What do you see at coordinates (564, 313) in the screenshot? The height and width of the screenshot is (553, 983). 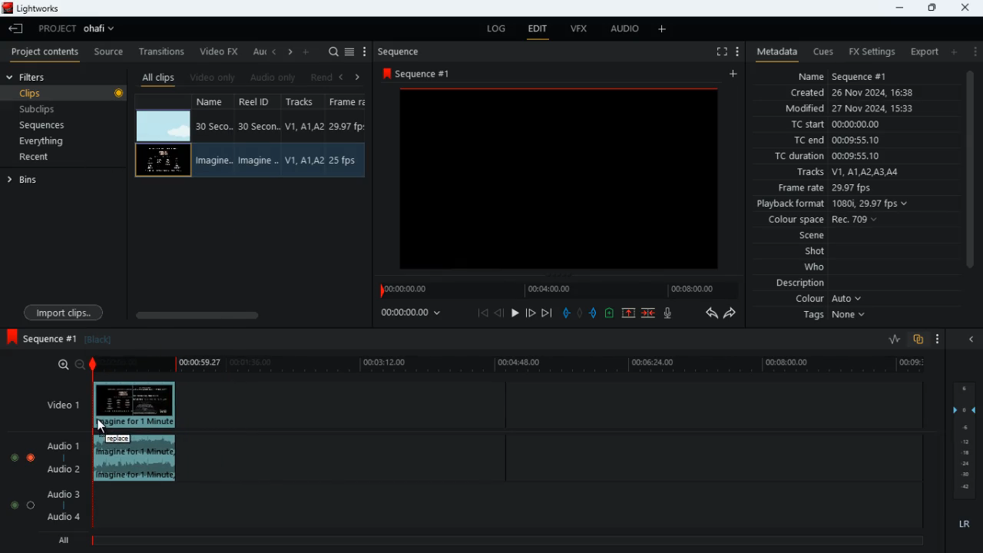 I see `pull` at bounding box center [564, 313].